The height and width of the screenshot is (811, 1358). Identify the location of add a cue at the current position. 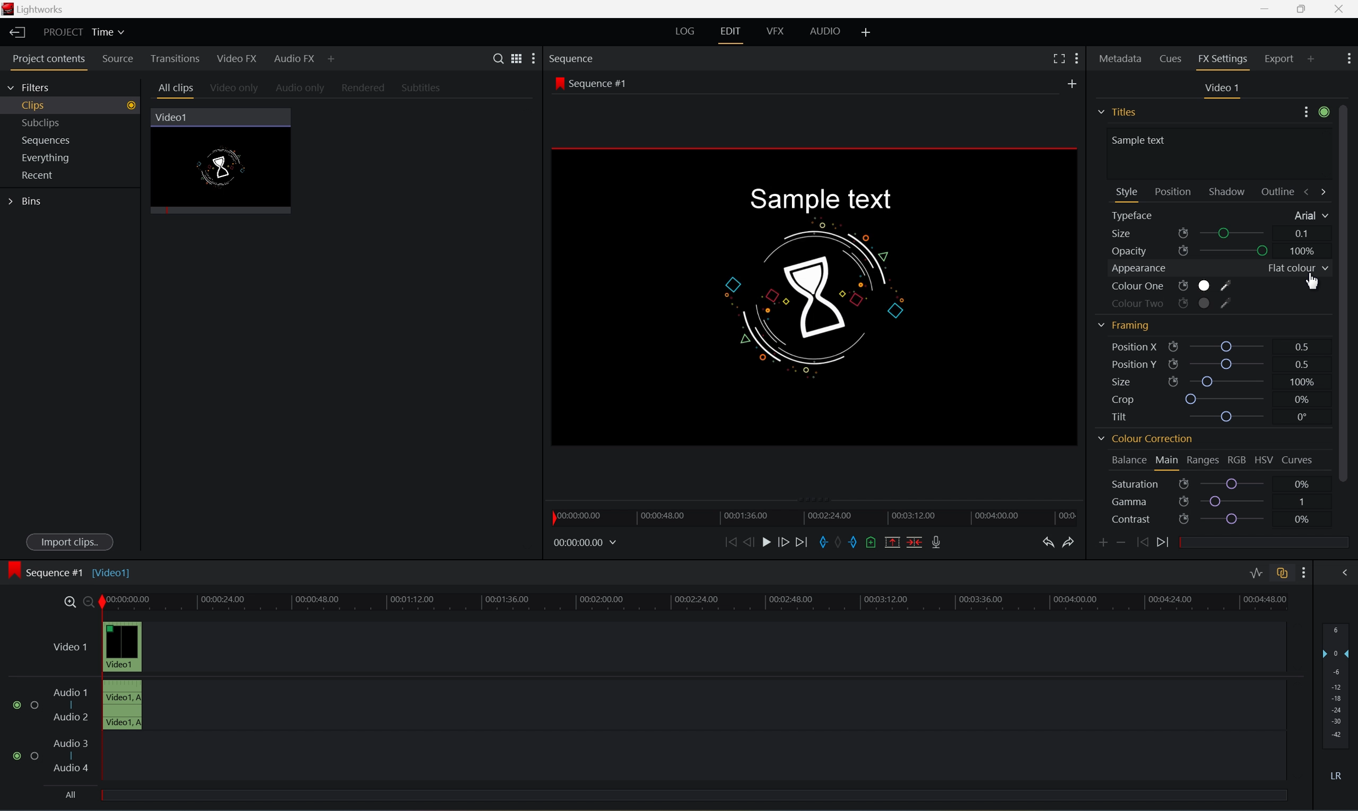
(875, 543).